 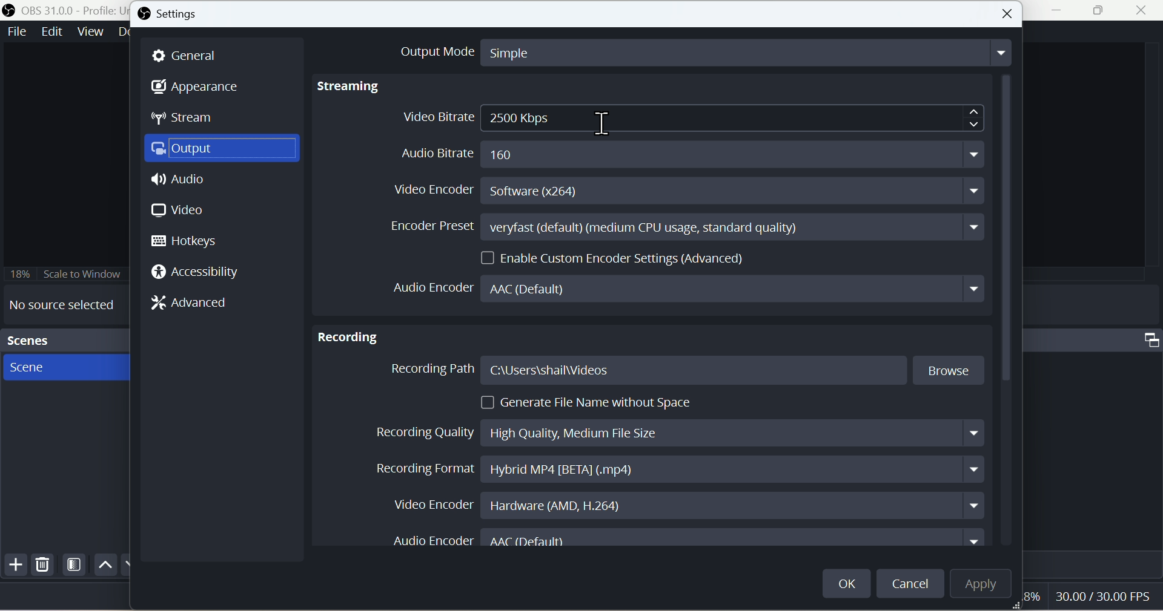 What do you see at coordinates (1009, 14) in the screenshot?
I see `` at bounding box center [1009, 14].